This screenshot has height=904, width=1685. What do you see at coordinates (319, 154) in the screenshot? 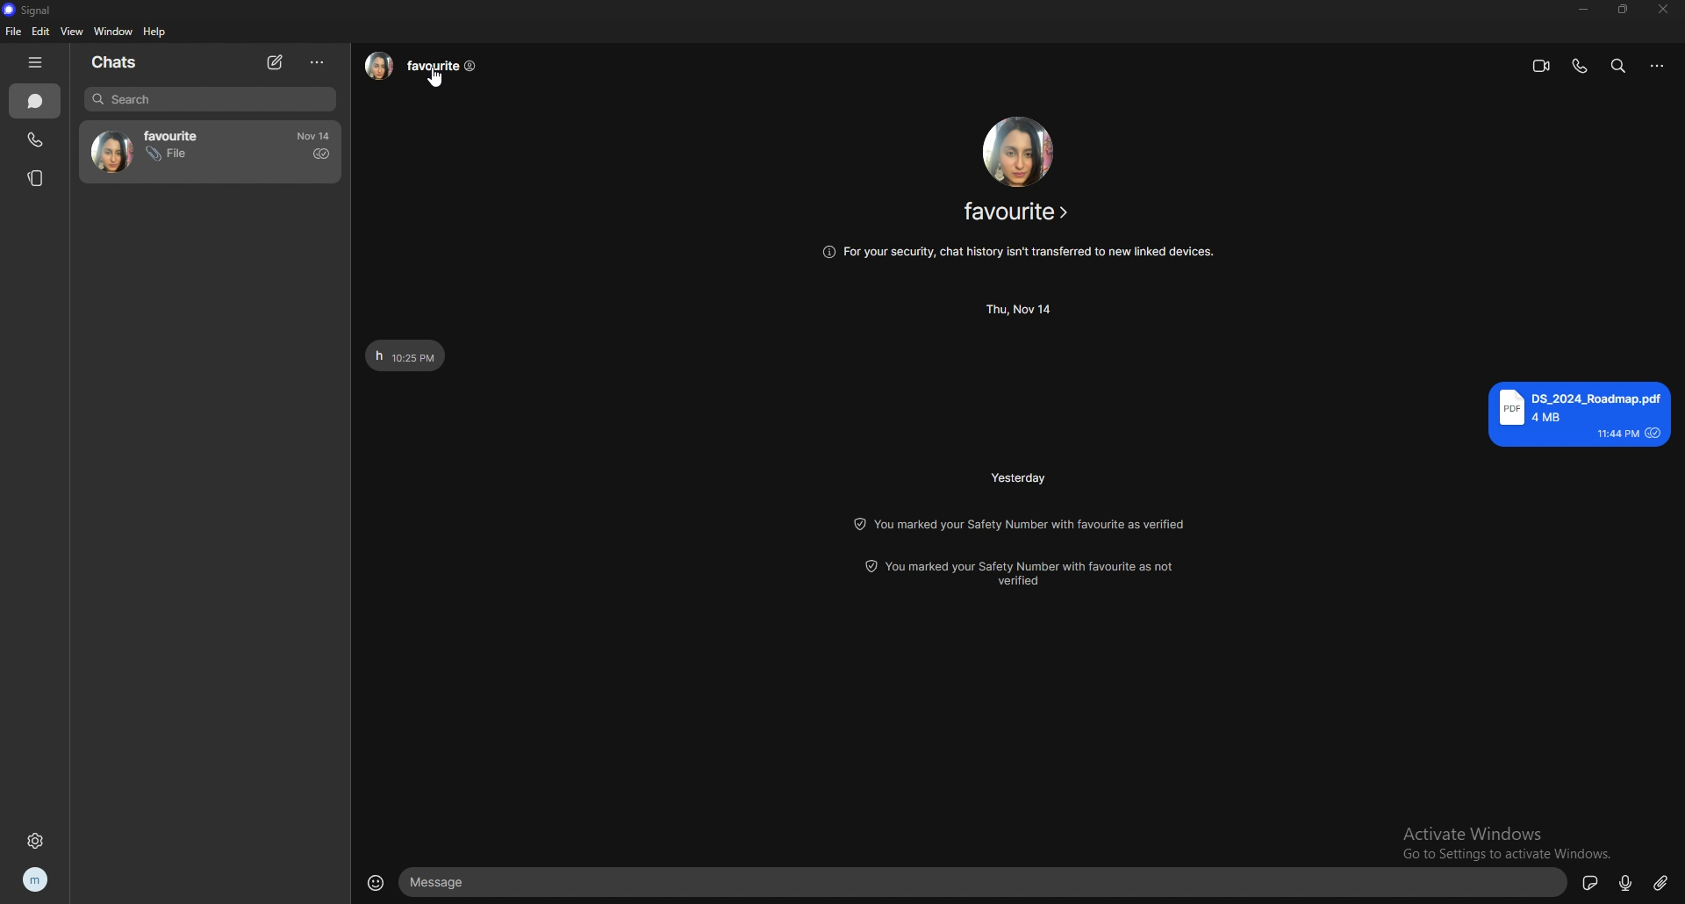
I see `sent` at bounding box center [319, 154].